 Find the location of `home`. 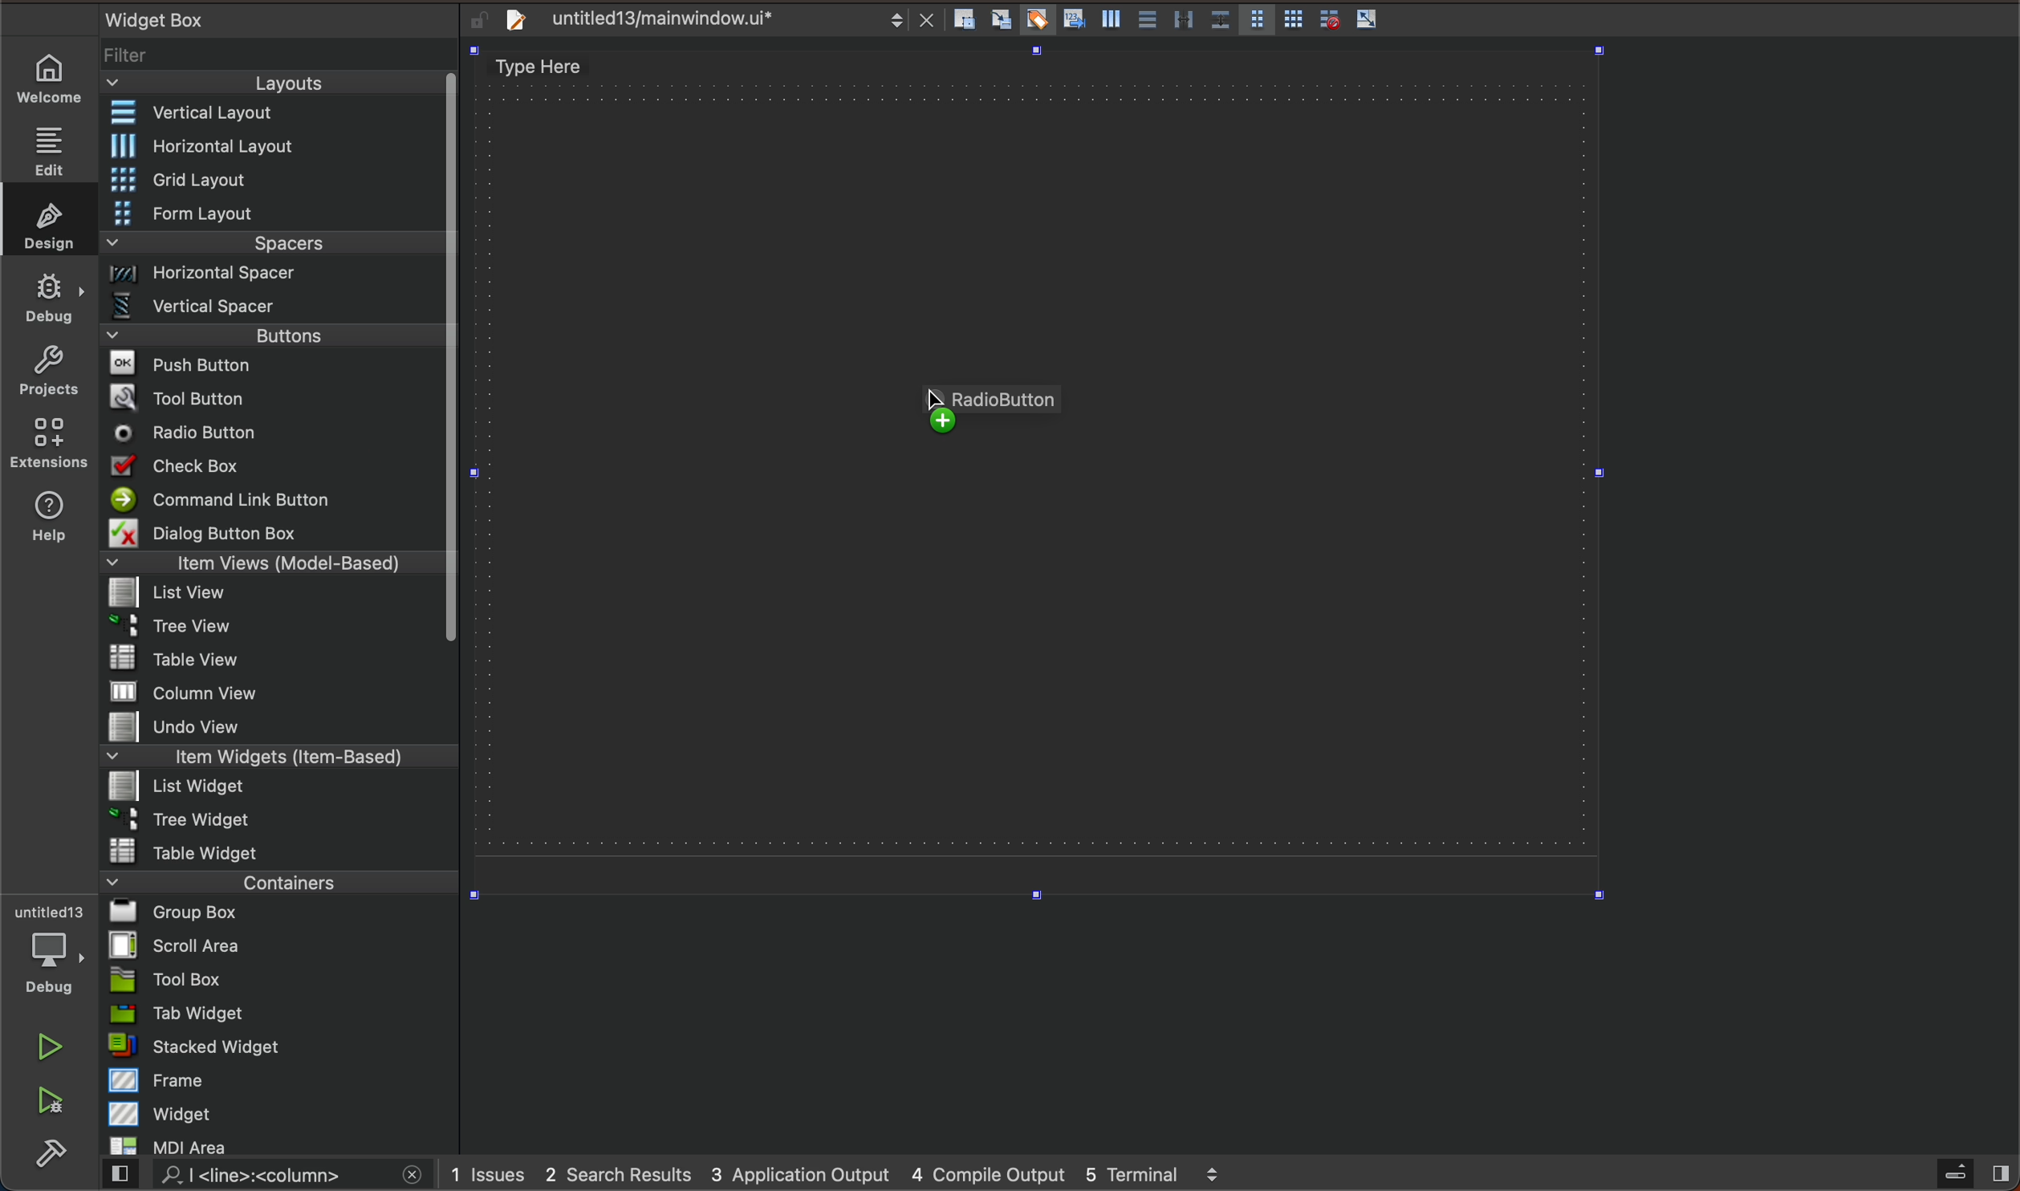

home is located at coordinates (57, 79).